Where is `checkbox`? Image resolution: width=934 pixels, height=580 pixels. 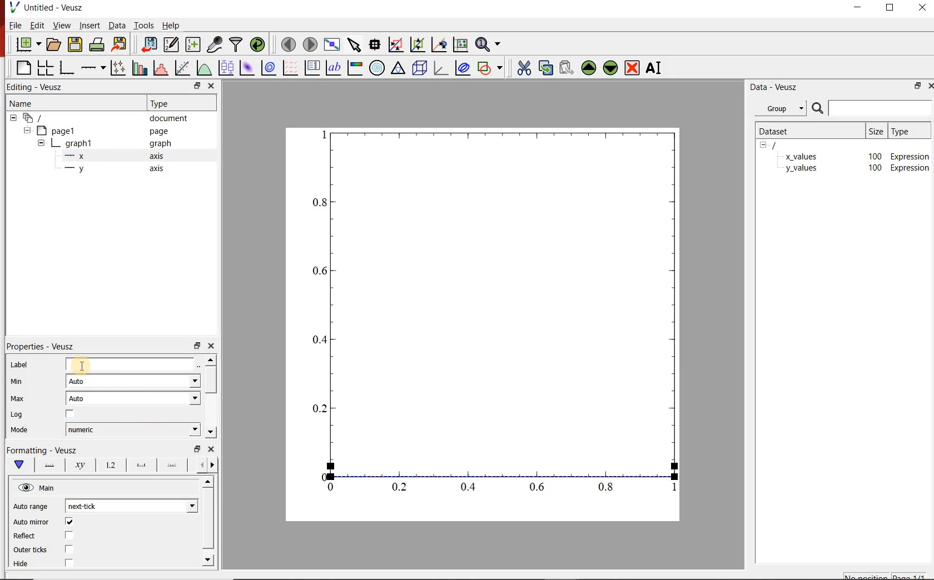
checkbox is located at coordinates (71, 413).